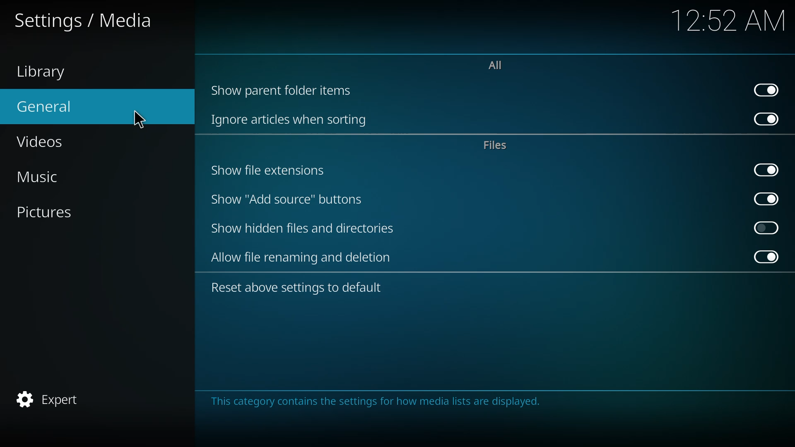 The width and height of the screenshot is (795, 447). I want to click on settings /media, so click(84, 23).